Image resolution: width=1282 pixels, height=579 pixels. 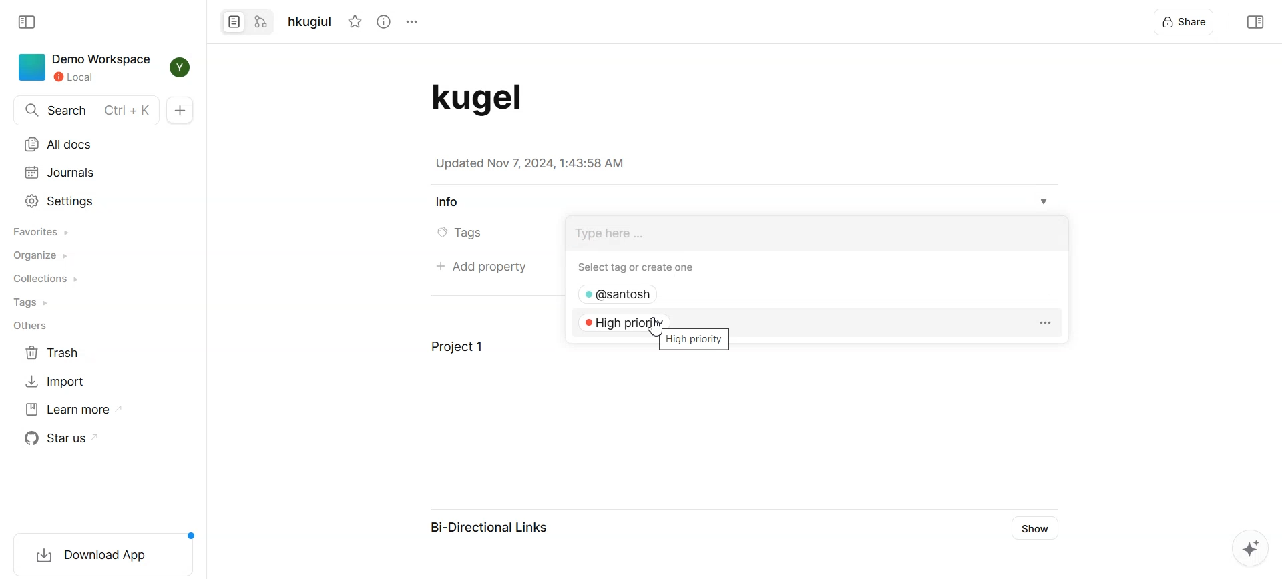 What do you see at coordinates (1255, 22) in the screenshot?
I see `Collapse sidebar` at bounding box center [1255, 22].